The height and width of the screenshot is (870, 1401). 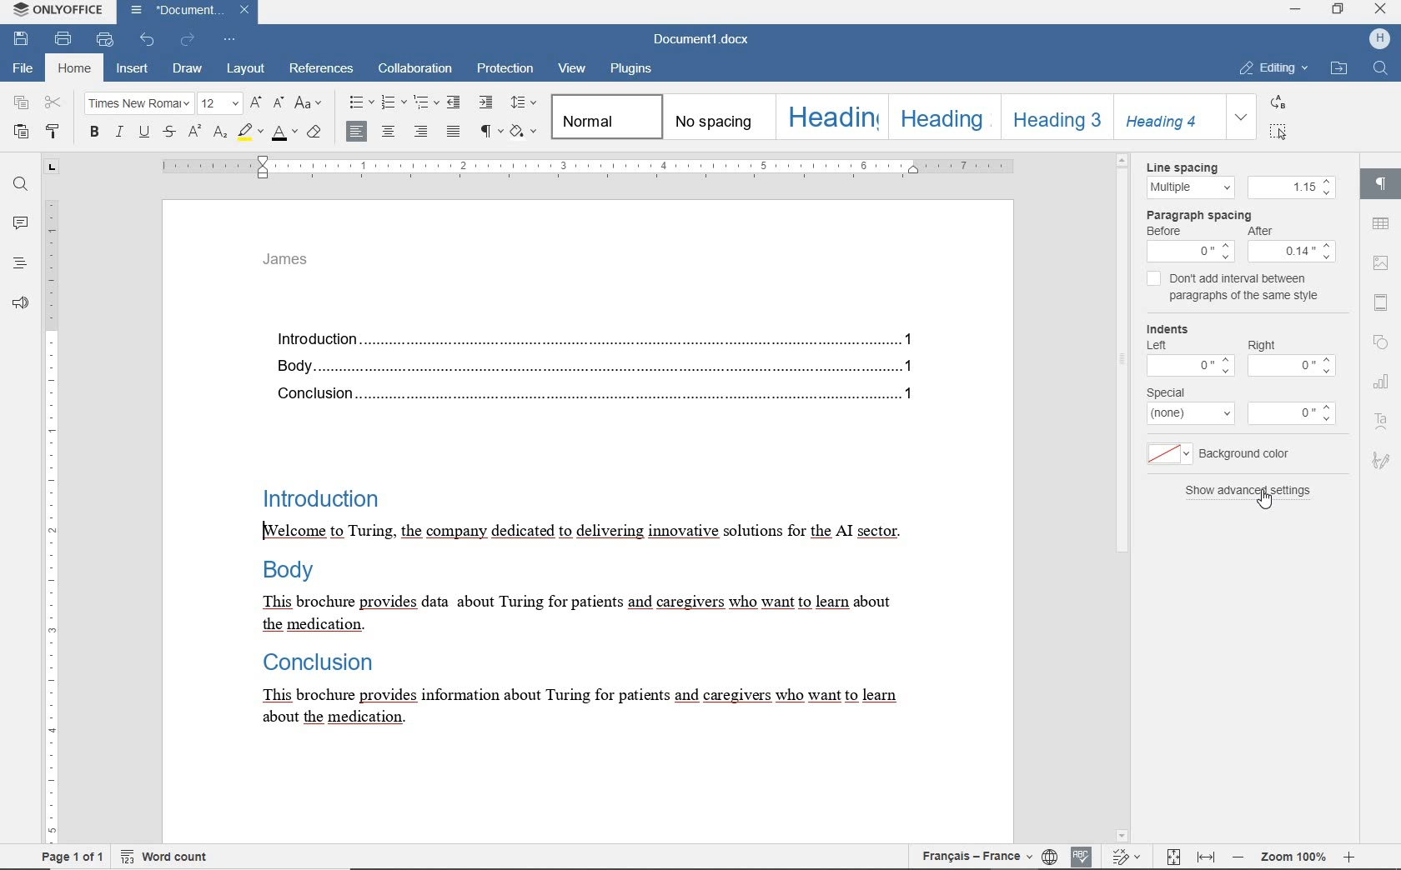 I want to click on customize quick access toolbar, so click(x=230, y=40).